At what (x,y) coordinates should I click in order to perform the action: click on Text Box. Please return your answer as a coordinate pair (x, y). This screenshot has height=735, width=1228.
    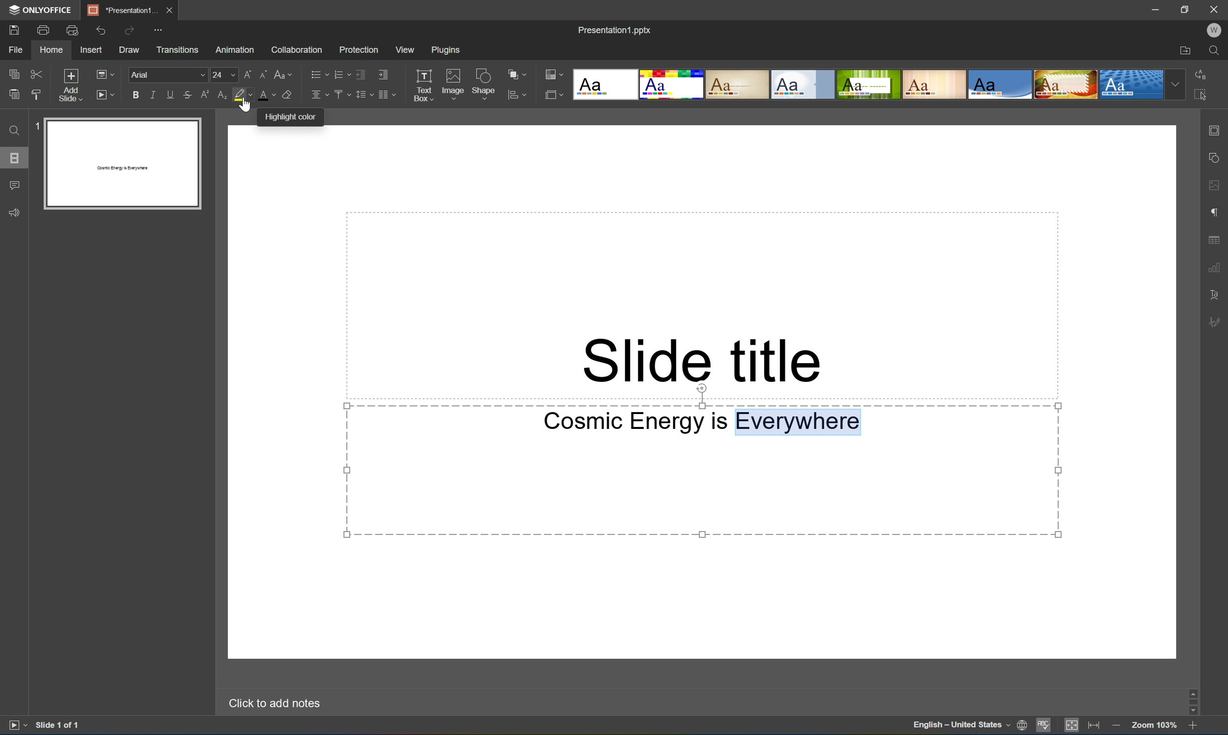
    Looking at the image, I should click on (425, 84).